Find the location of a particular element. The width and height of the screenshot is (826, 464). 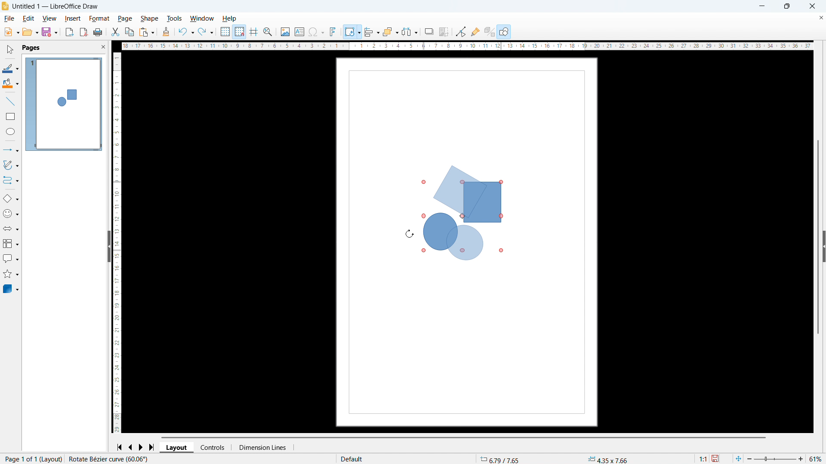

Action status is located at coordinates (108, 459).